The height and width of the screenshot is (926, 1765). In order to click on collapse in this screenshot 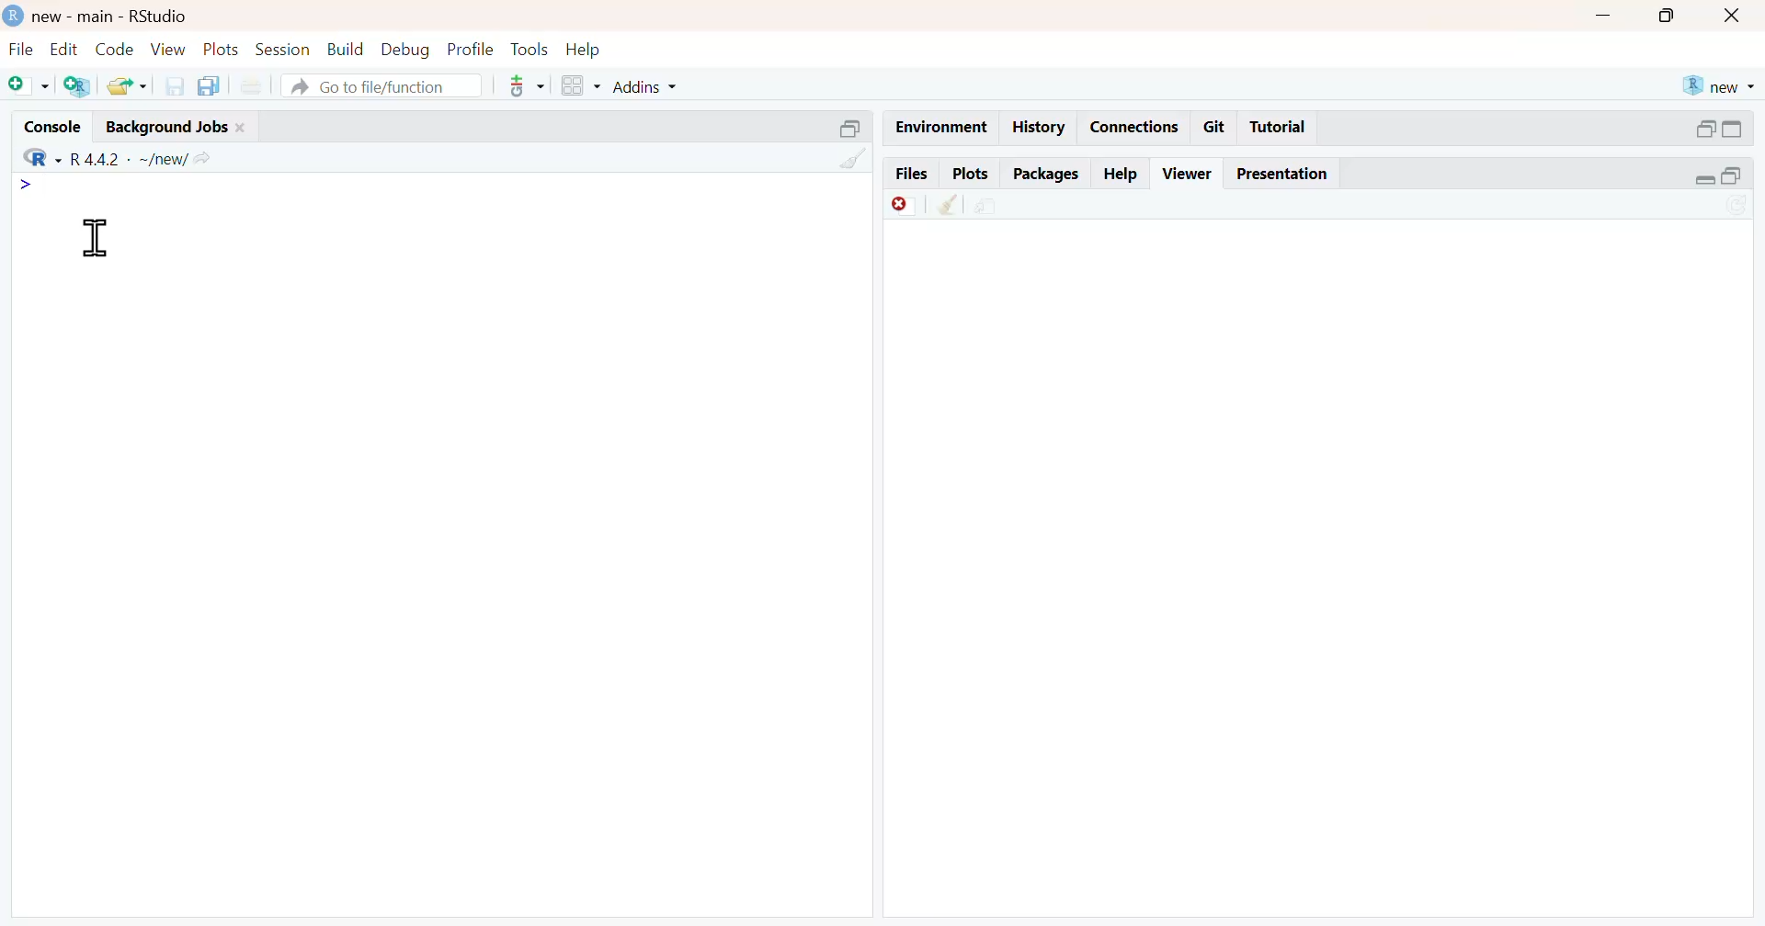, I will do `click(1736, 131)`.